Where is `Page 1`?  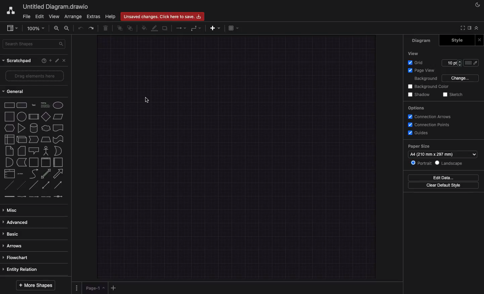 Page 1 is located at coordinates (95, 288).